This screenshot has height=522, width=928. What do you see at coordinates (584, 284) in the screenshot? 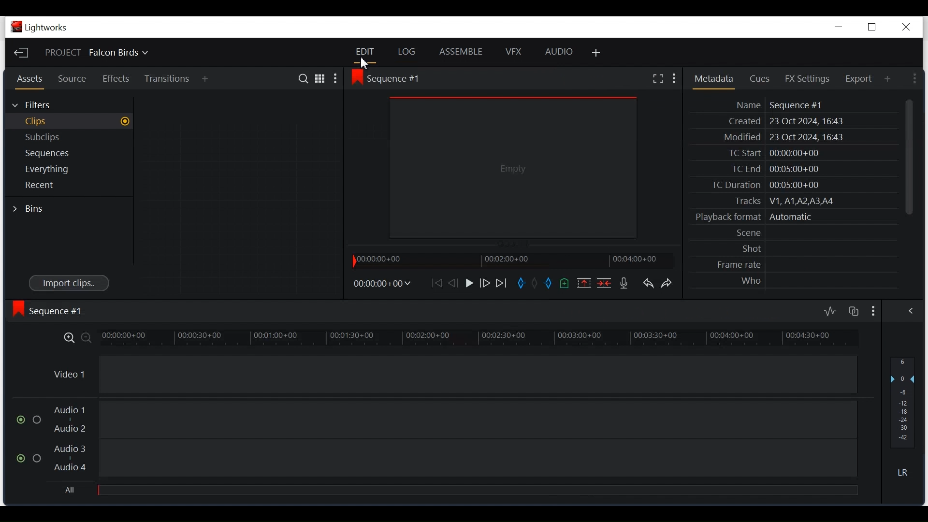
I see `Remove the marked version` at bounding box center [584, 284].